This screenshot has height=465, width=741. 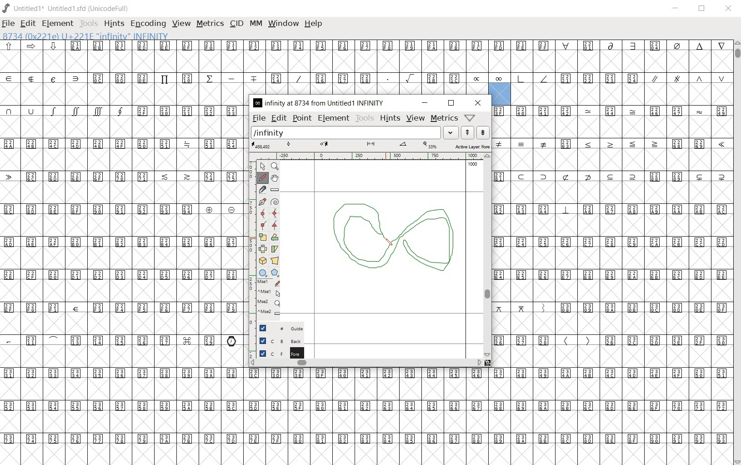 What do you see at coordinates (124, 323) in the screenshot?
I see `empty glyph slots` at bounding box center [124, 323].